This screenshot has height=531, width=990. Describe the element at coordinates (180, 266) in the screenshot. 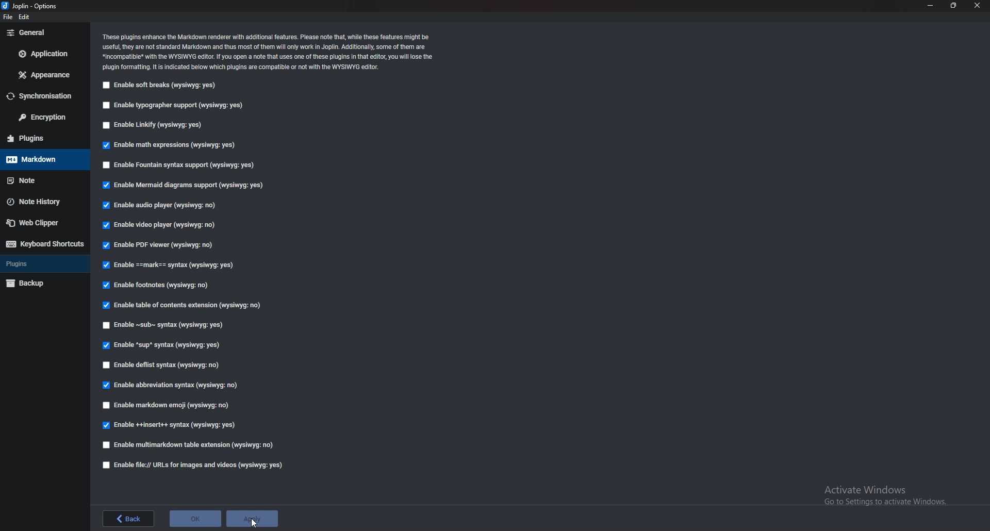

I see `Enable Mark Syntax` at that location.